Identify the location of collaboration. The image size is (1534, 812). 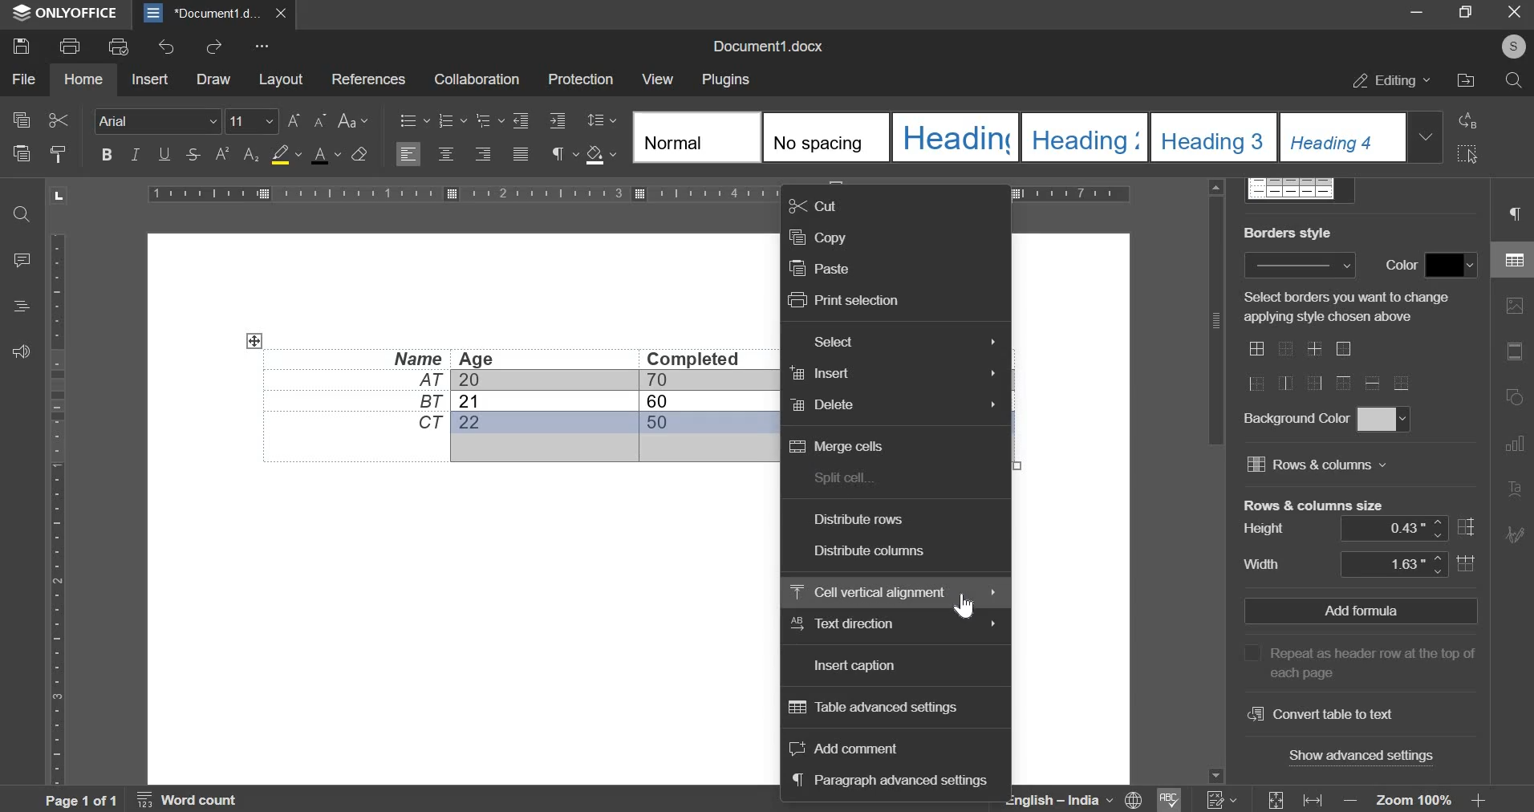
(476, 79).